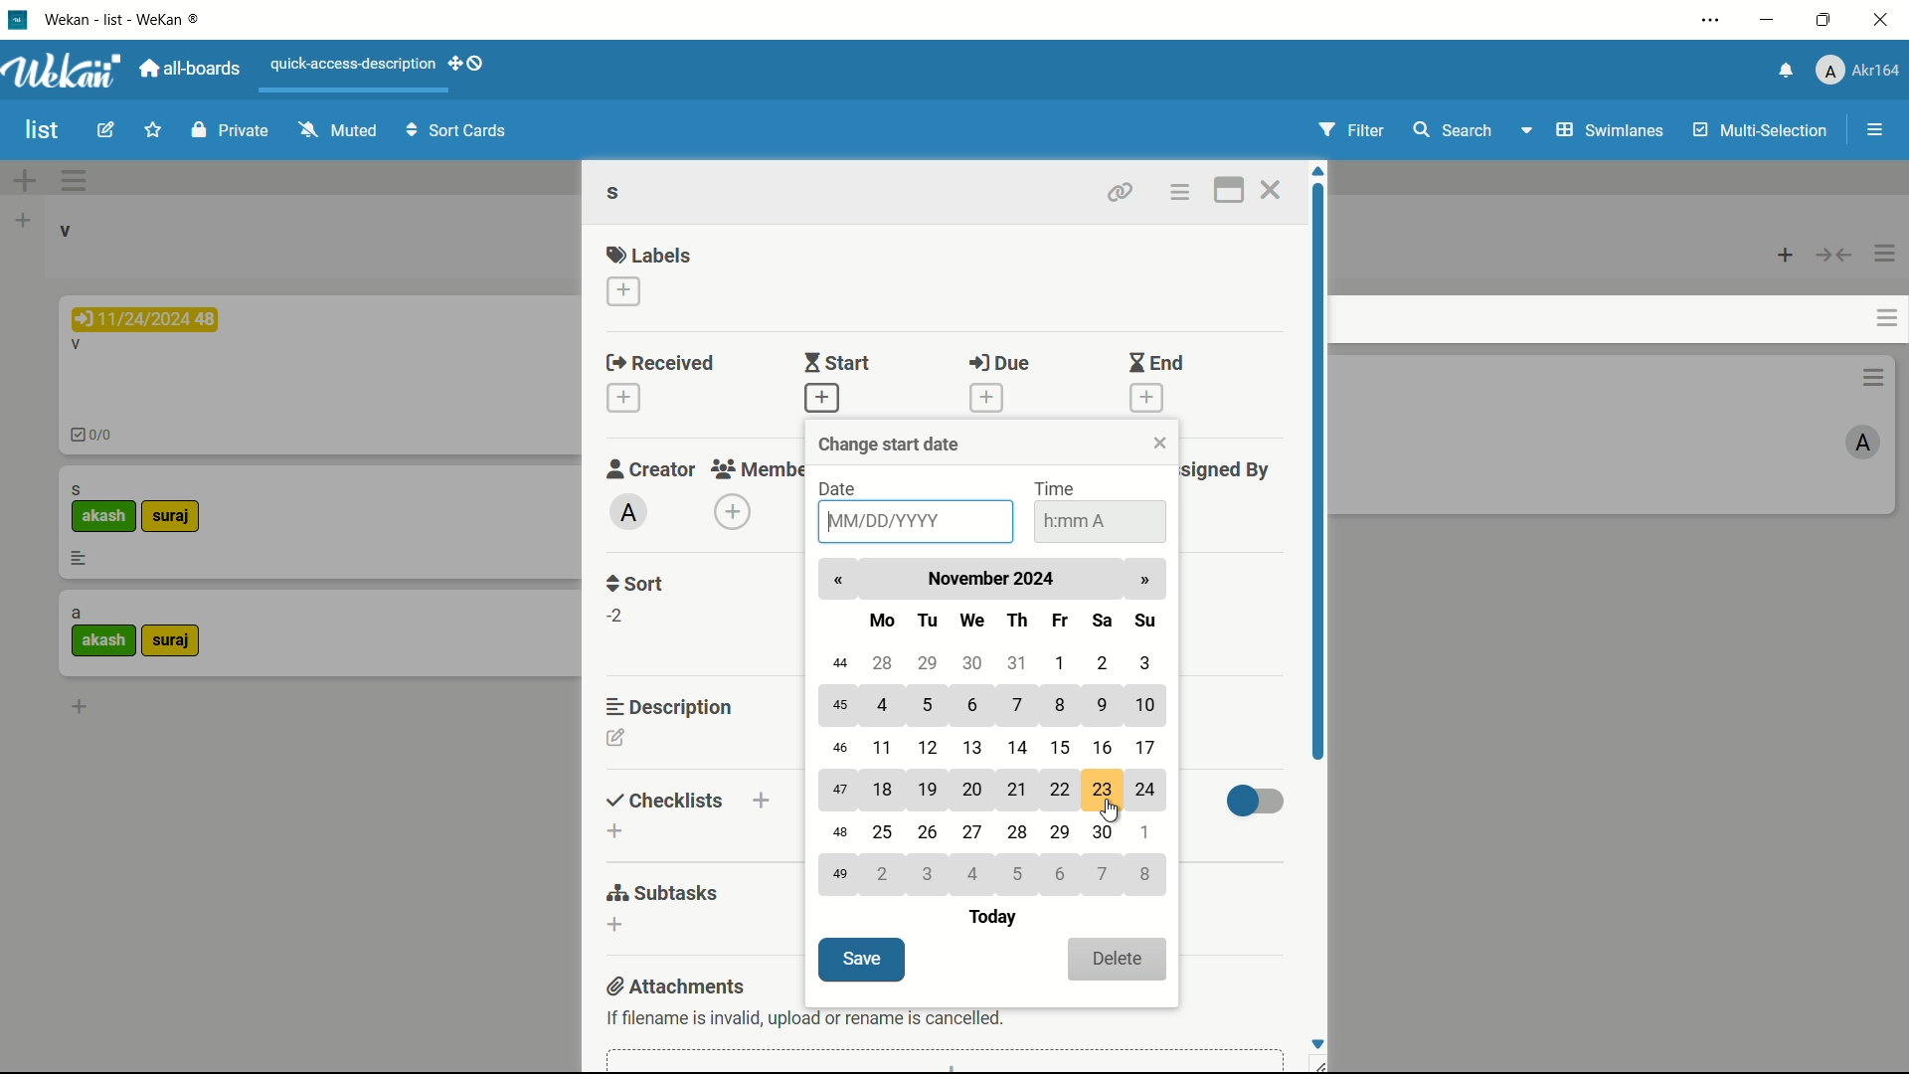 The image size is (1909, 1074). I want to click on edit, so click(105, 129).